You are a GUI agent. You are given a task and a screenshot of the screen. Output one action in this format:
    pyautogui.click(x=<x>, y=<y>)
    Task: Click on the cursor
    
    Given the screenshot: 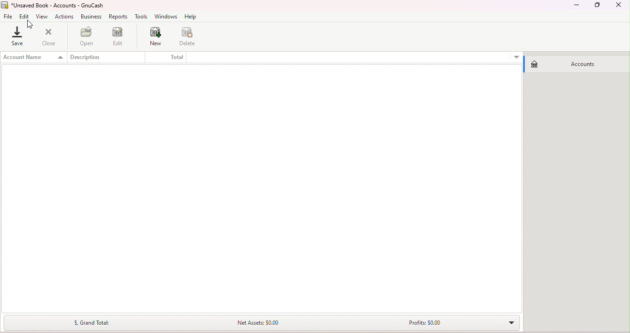 What is the action you would take?
    pyautogui.click(x=29, y=25)
    